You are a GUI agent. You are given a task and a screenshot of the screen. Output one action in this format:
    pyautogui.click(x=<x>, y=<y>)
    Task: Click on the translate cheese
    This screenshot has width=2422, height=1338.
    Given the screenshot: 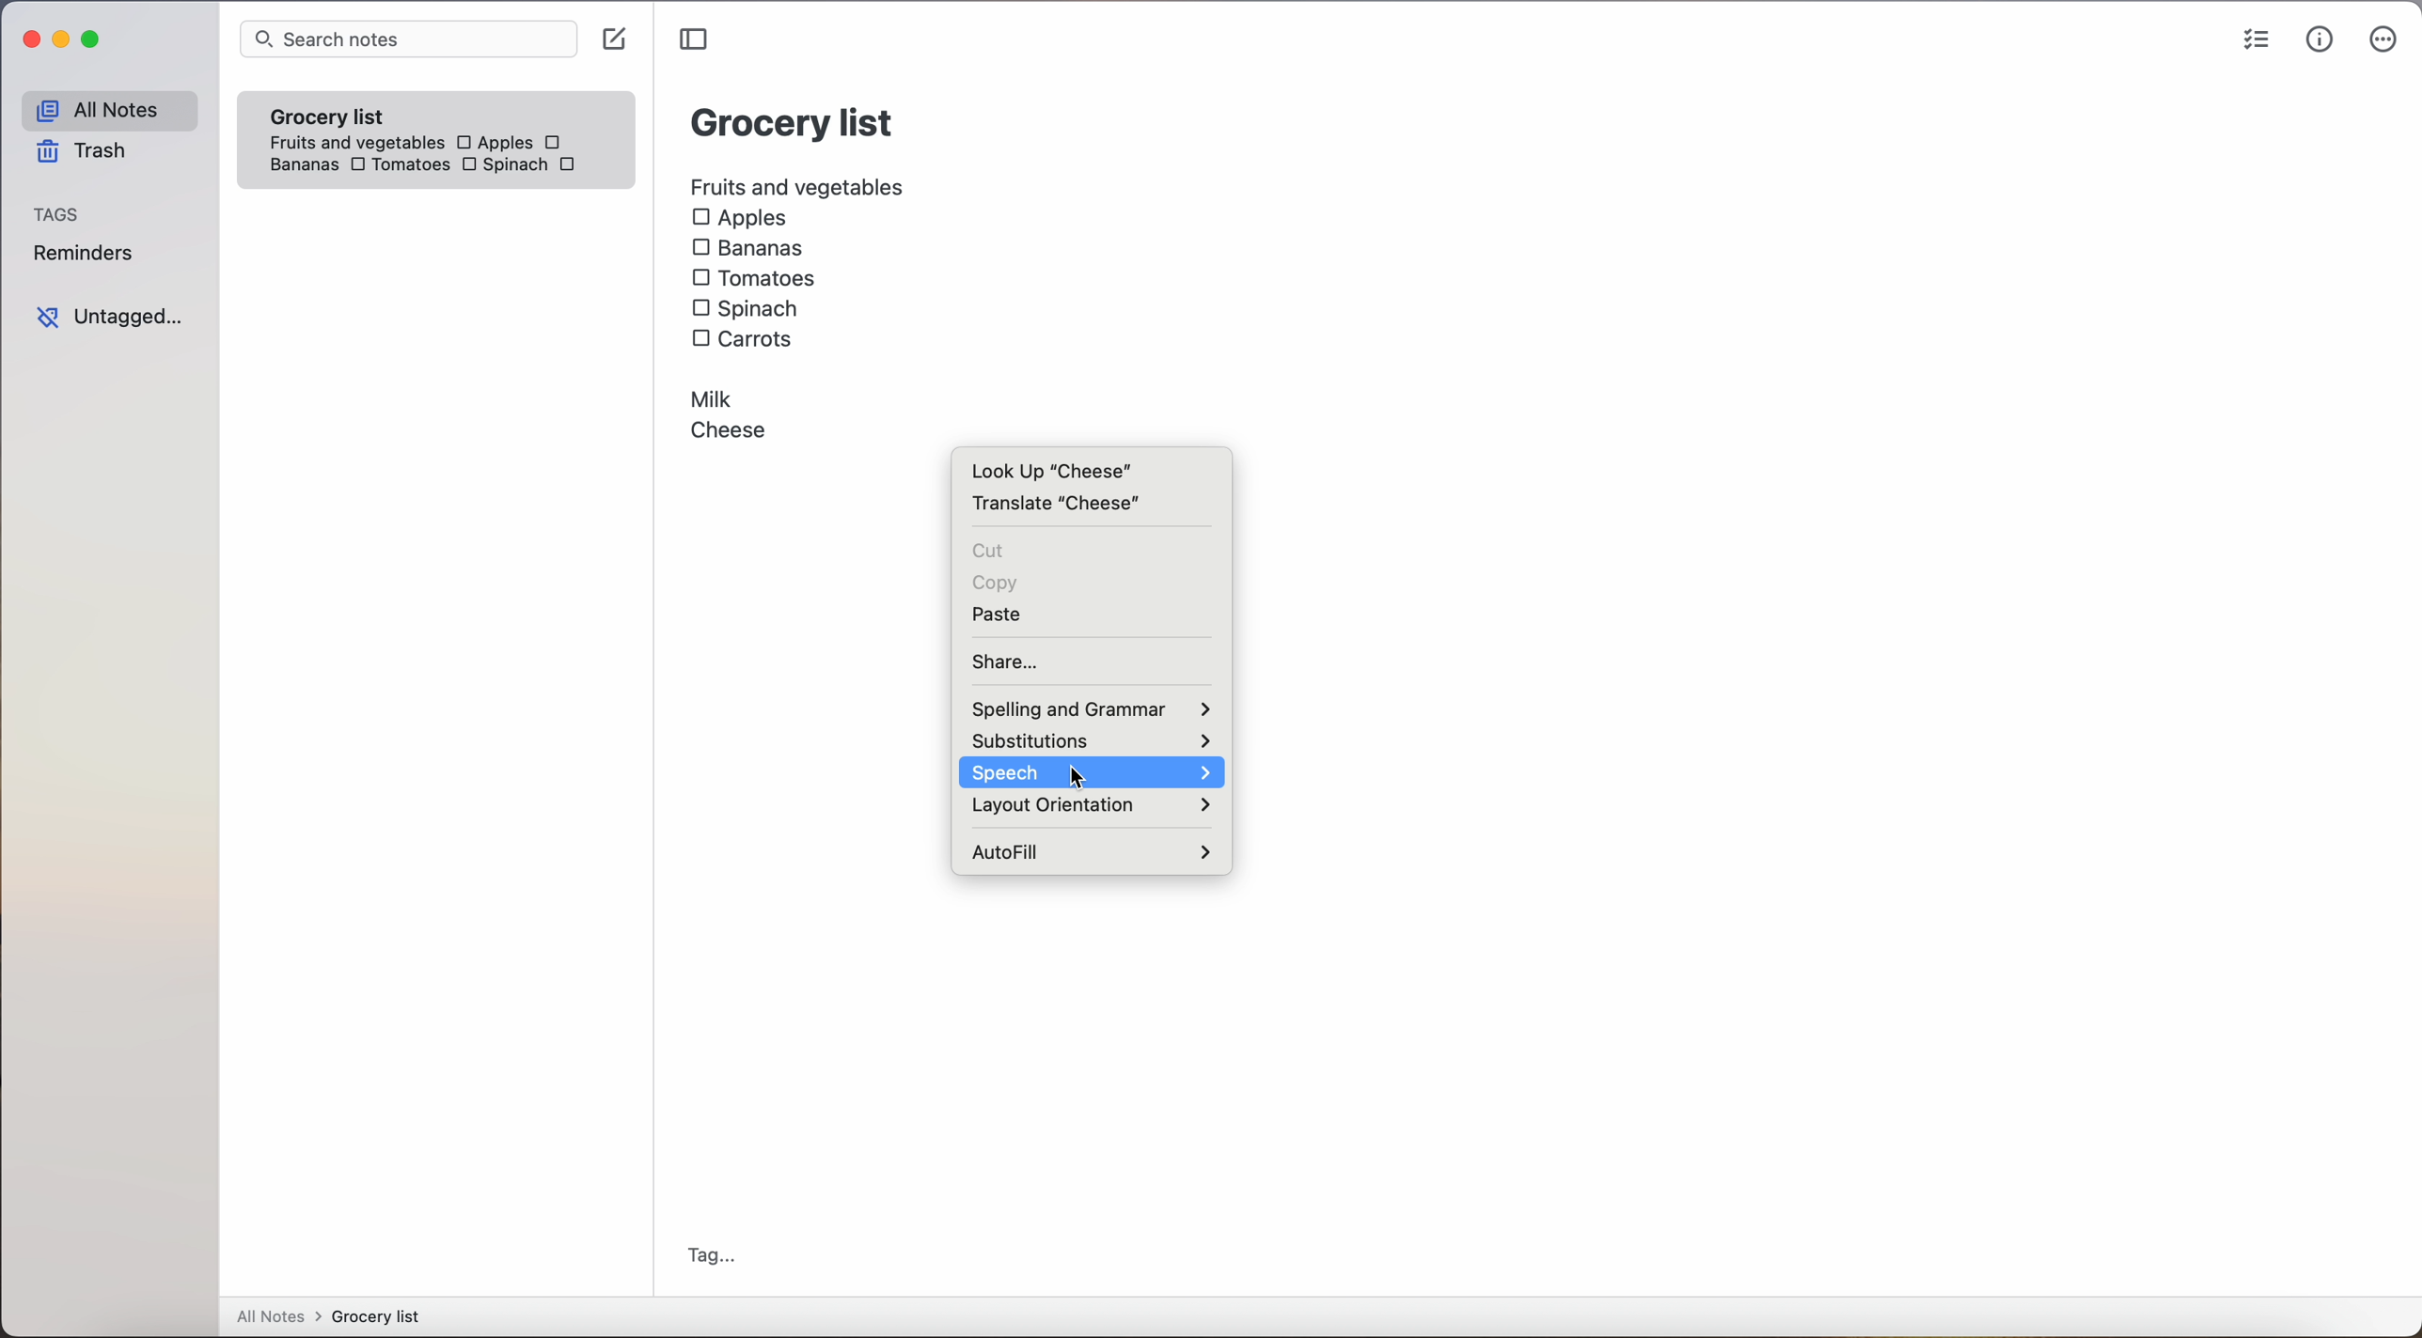 What is the action you would take?
    pyautogui.click(x=1061, y=507)
    